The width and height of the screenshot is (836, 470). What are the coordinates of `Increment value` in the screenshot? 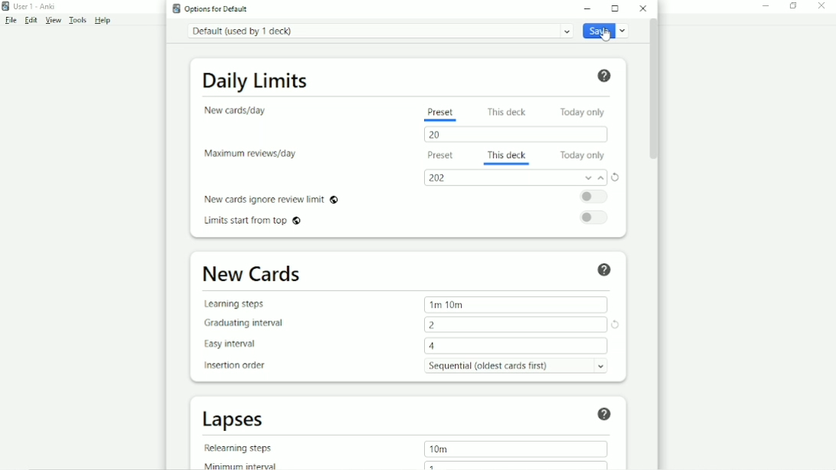 It's located at (602, 180).